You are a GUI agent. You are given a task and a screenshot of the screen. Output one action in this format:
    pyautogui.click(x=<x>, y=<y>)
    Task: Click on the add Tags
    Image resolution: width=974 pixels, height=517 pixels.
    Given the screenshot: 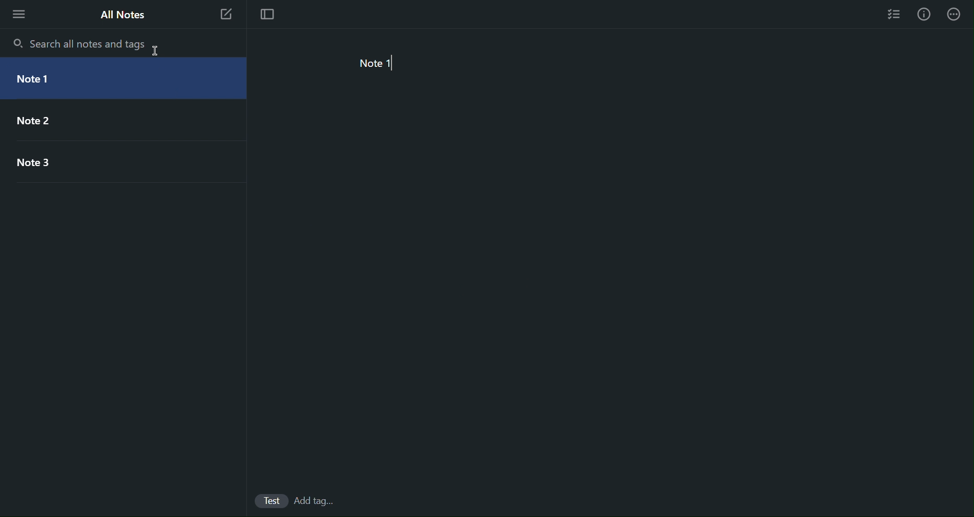 What is the action you would take?
    pyautogui.click(x=316, y=501)
    